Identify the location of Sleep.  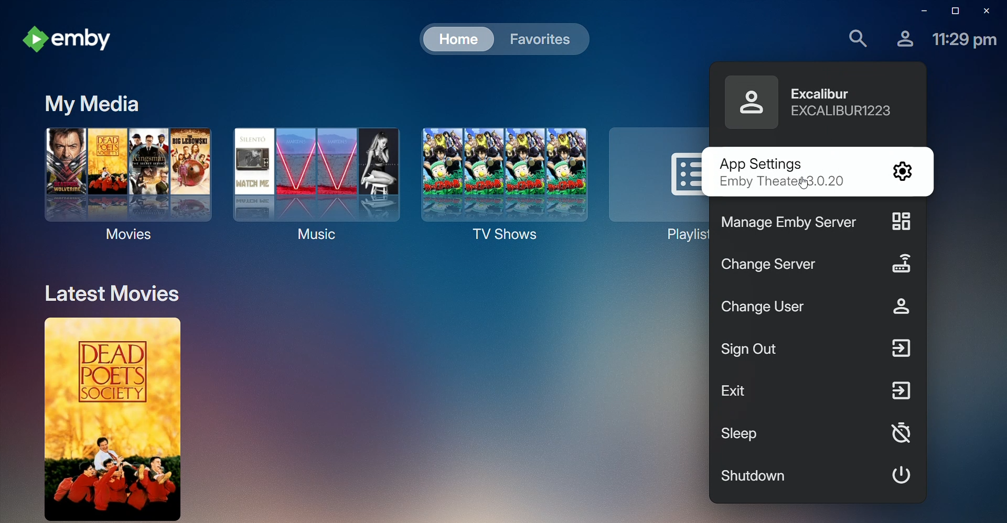
(818, 437).